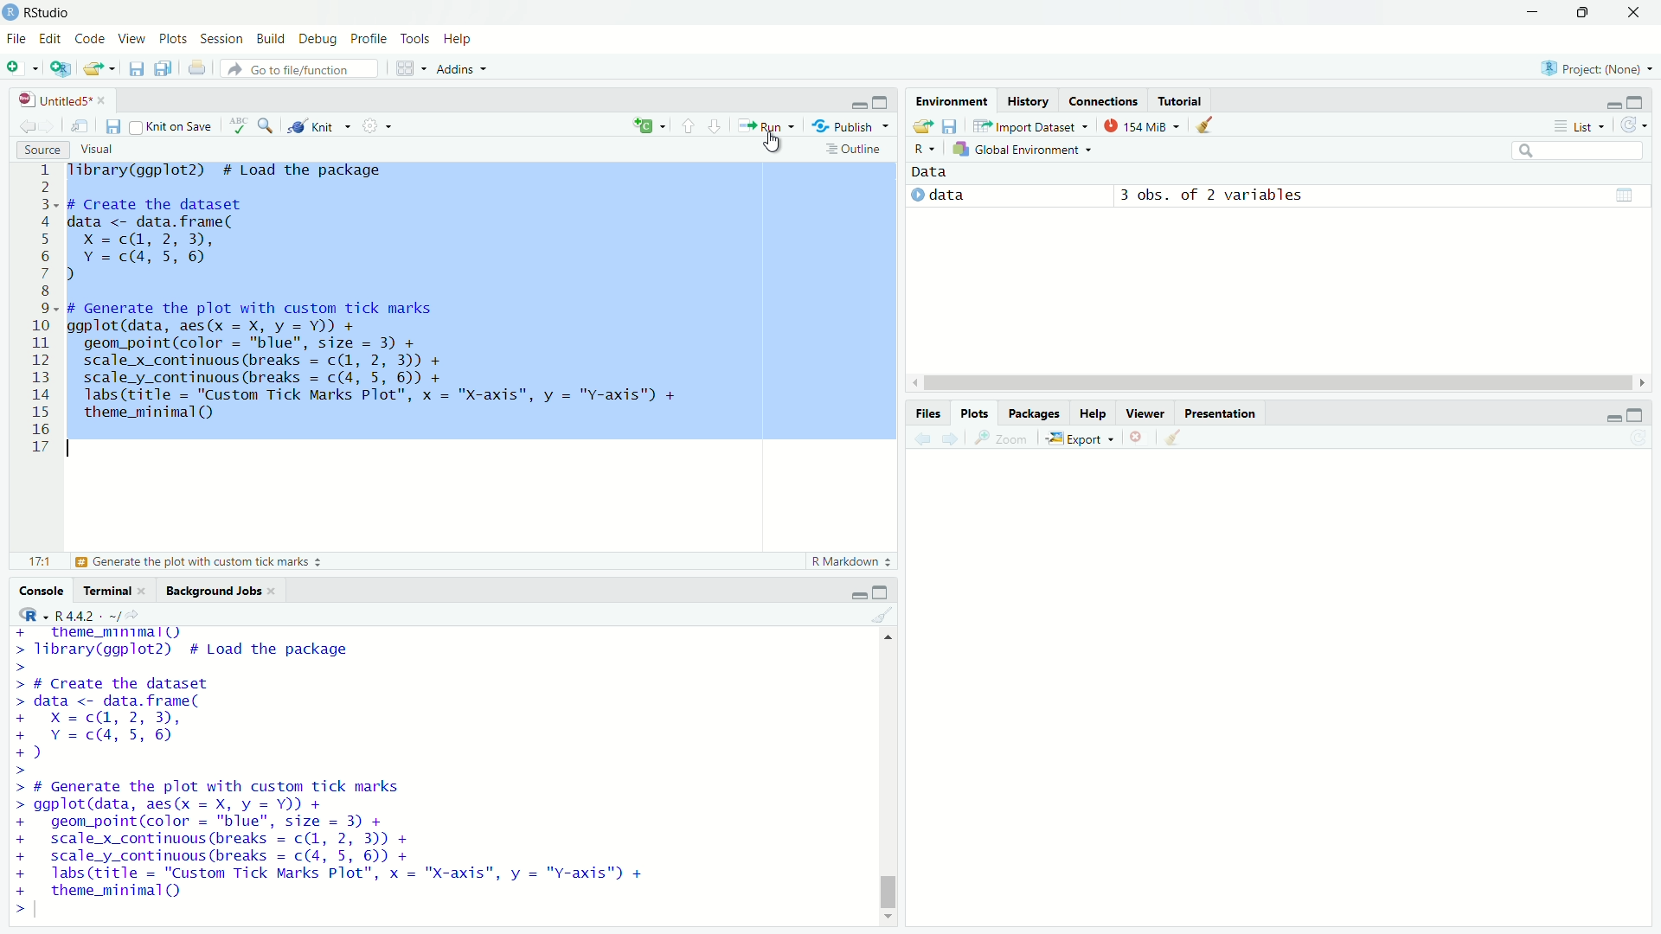 Image resolution: width=1661 pixels, height=934 pixels. What do you see at coordinates (770, 144) in the screenshot?
I see `cursor` at bounding box center [770, 144].